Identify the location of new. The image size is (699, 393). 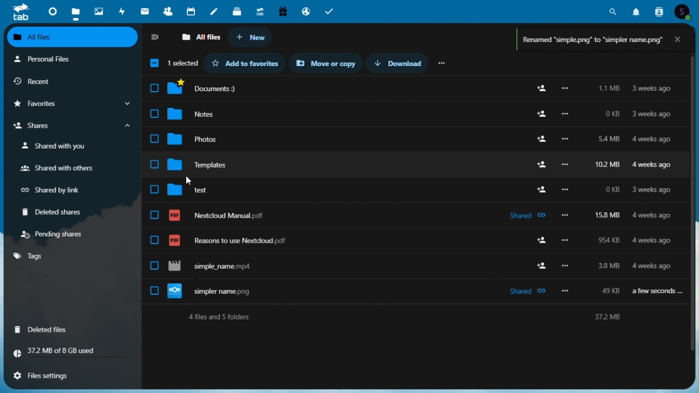
(251, 38).